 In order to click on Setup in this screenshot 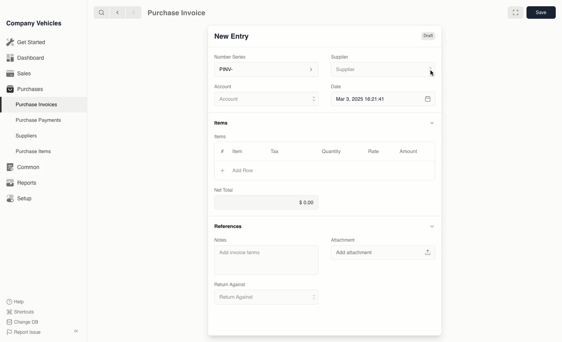, I will do `click(21, 199)`.